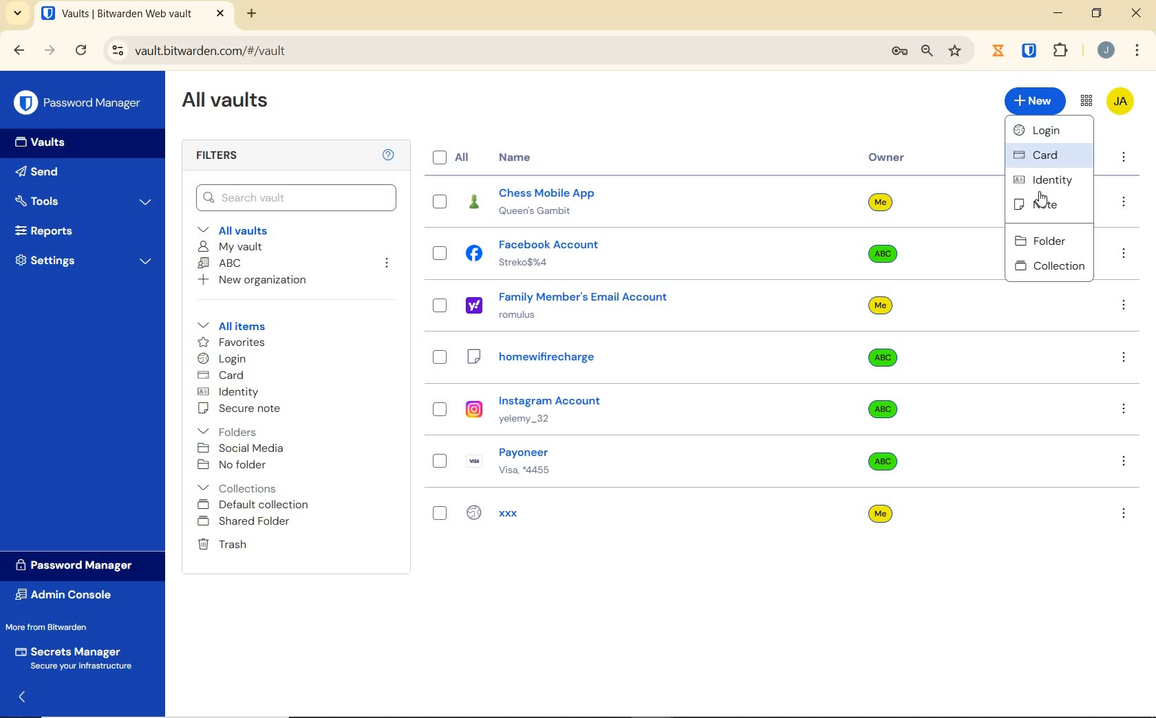  I want to click on more options, so click(1124, 159).